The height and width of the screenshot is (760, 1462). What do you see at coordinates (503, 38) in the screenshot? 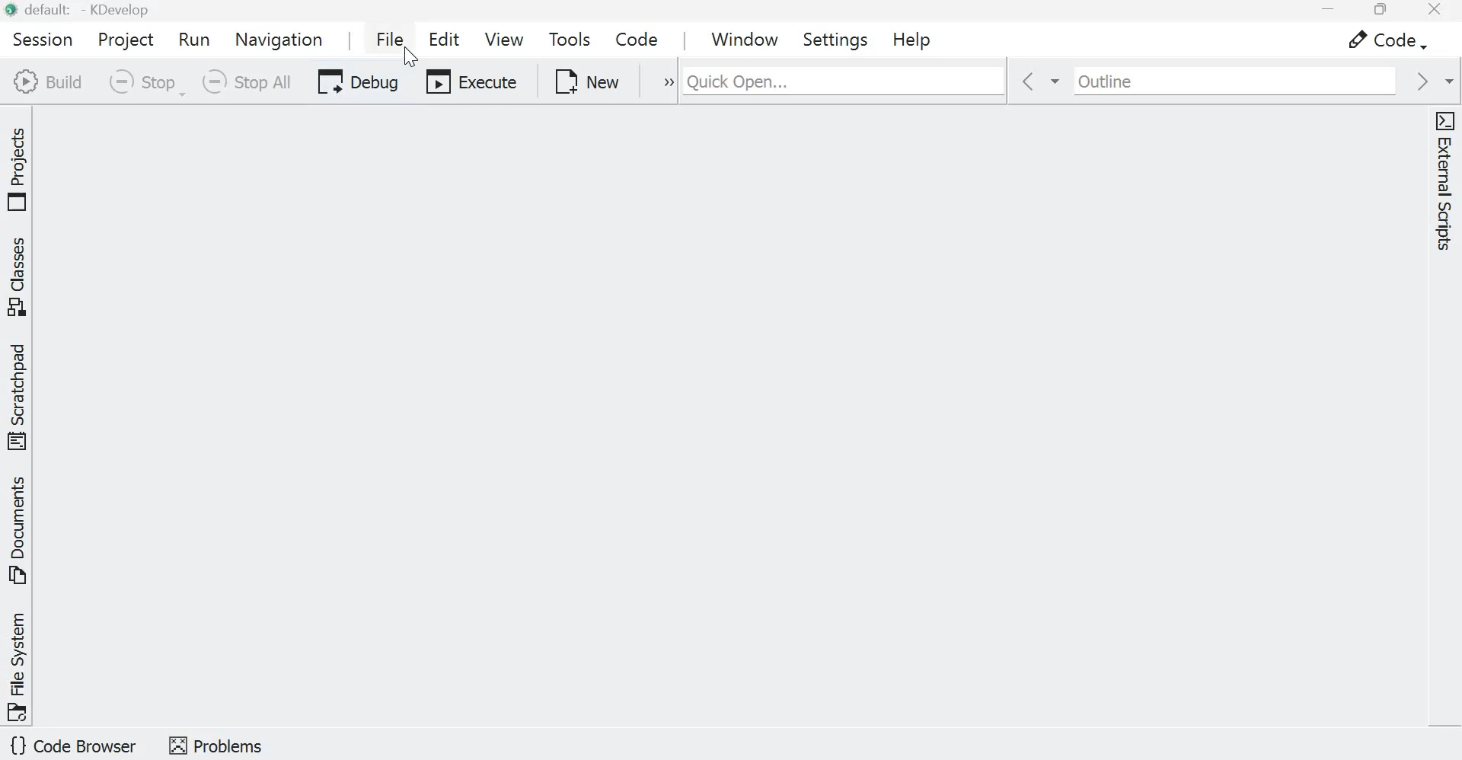
I see `View` at bounding box center [503, 38].